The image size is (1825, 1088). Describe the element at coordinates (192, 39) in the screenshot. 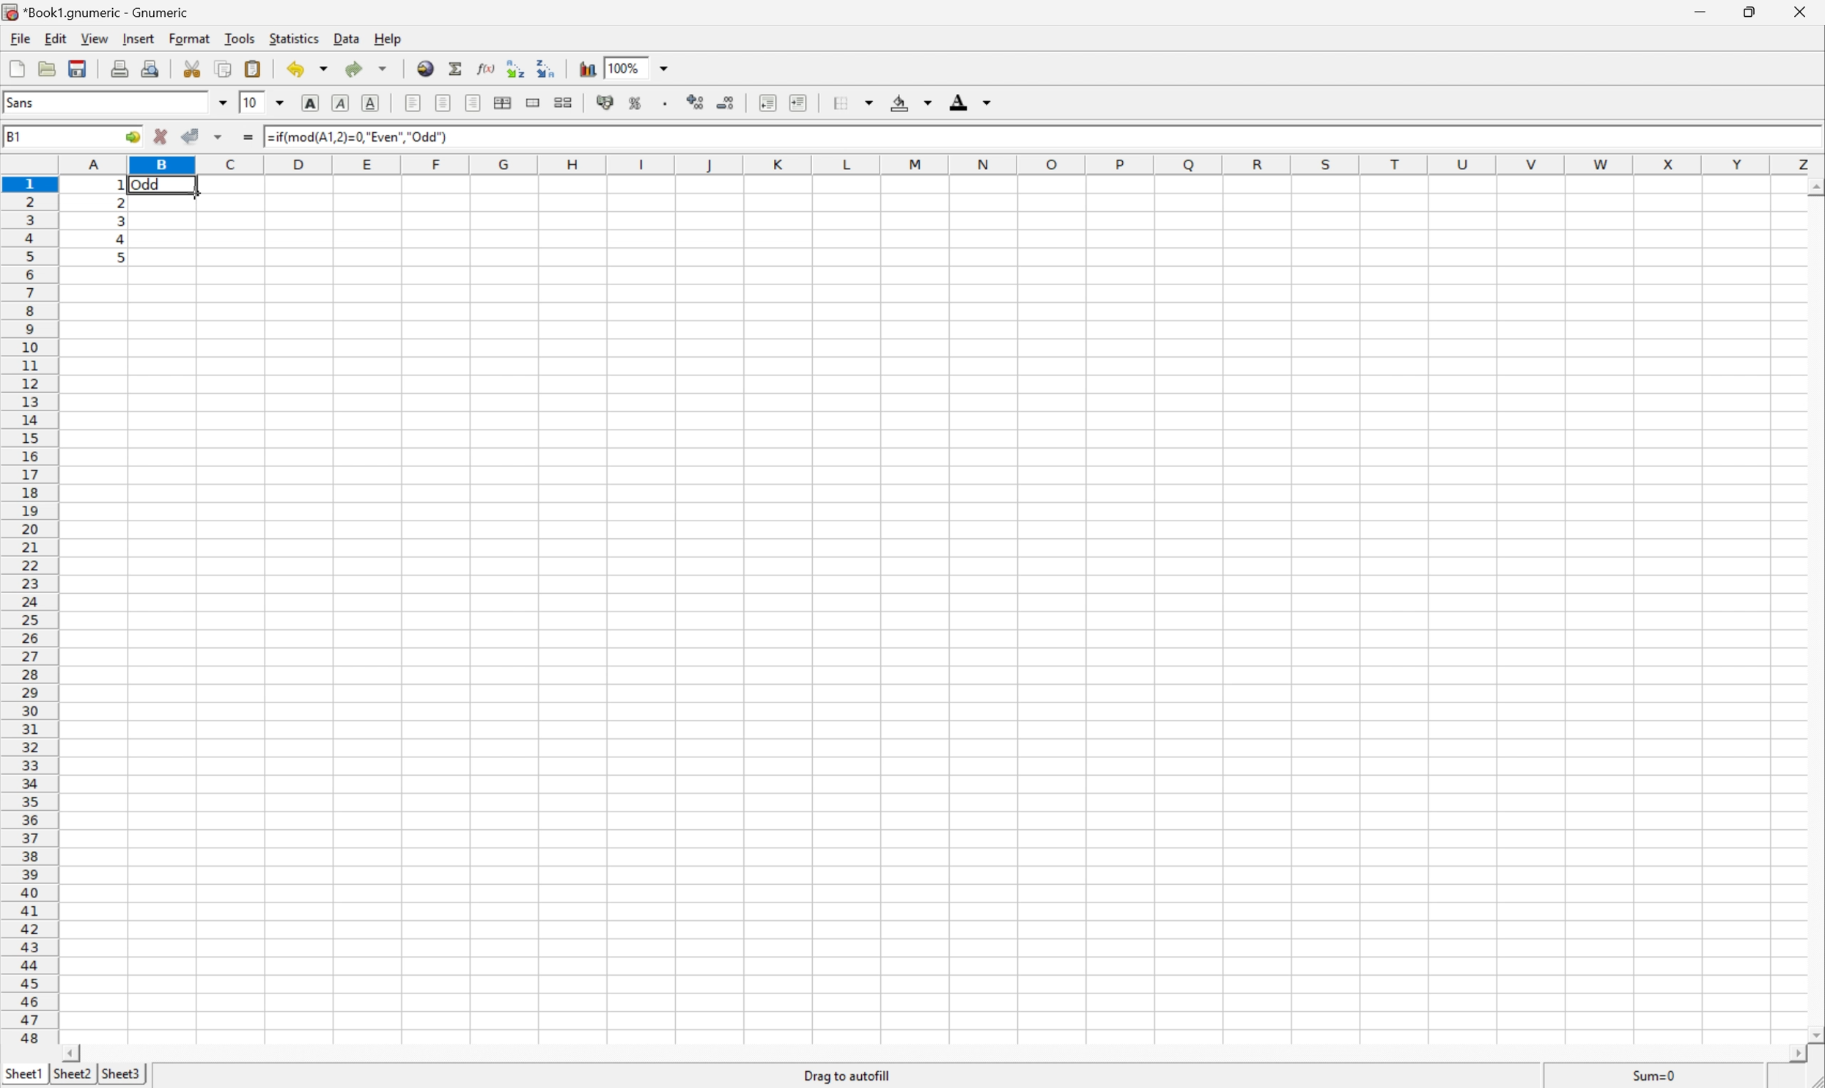

I see `Format` at that location.